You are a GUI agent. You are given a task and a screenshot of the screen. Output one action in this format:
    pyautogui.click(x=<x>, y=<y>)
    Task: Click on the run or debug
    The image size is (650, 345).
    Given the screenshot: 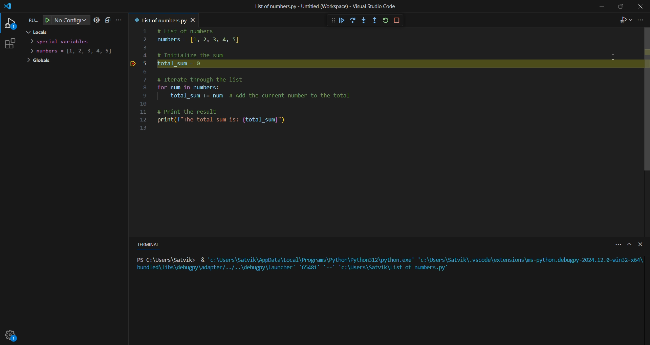 What is the action you would take?
    pyautogui.click(x=31, y=20)
    